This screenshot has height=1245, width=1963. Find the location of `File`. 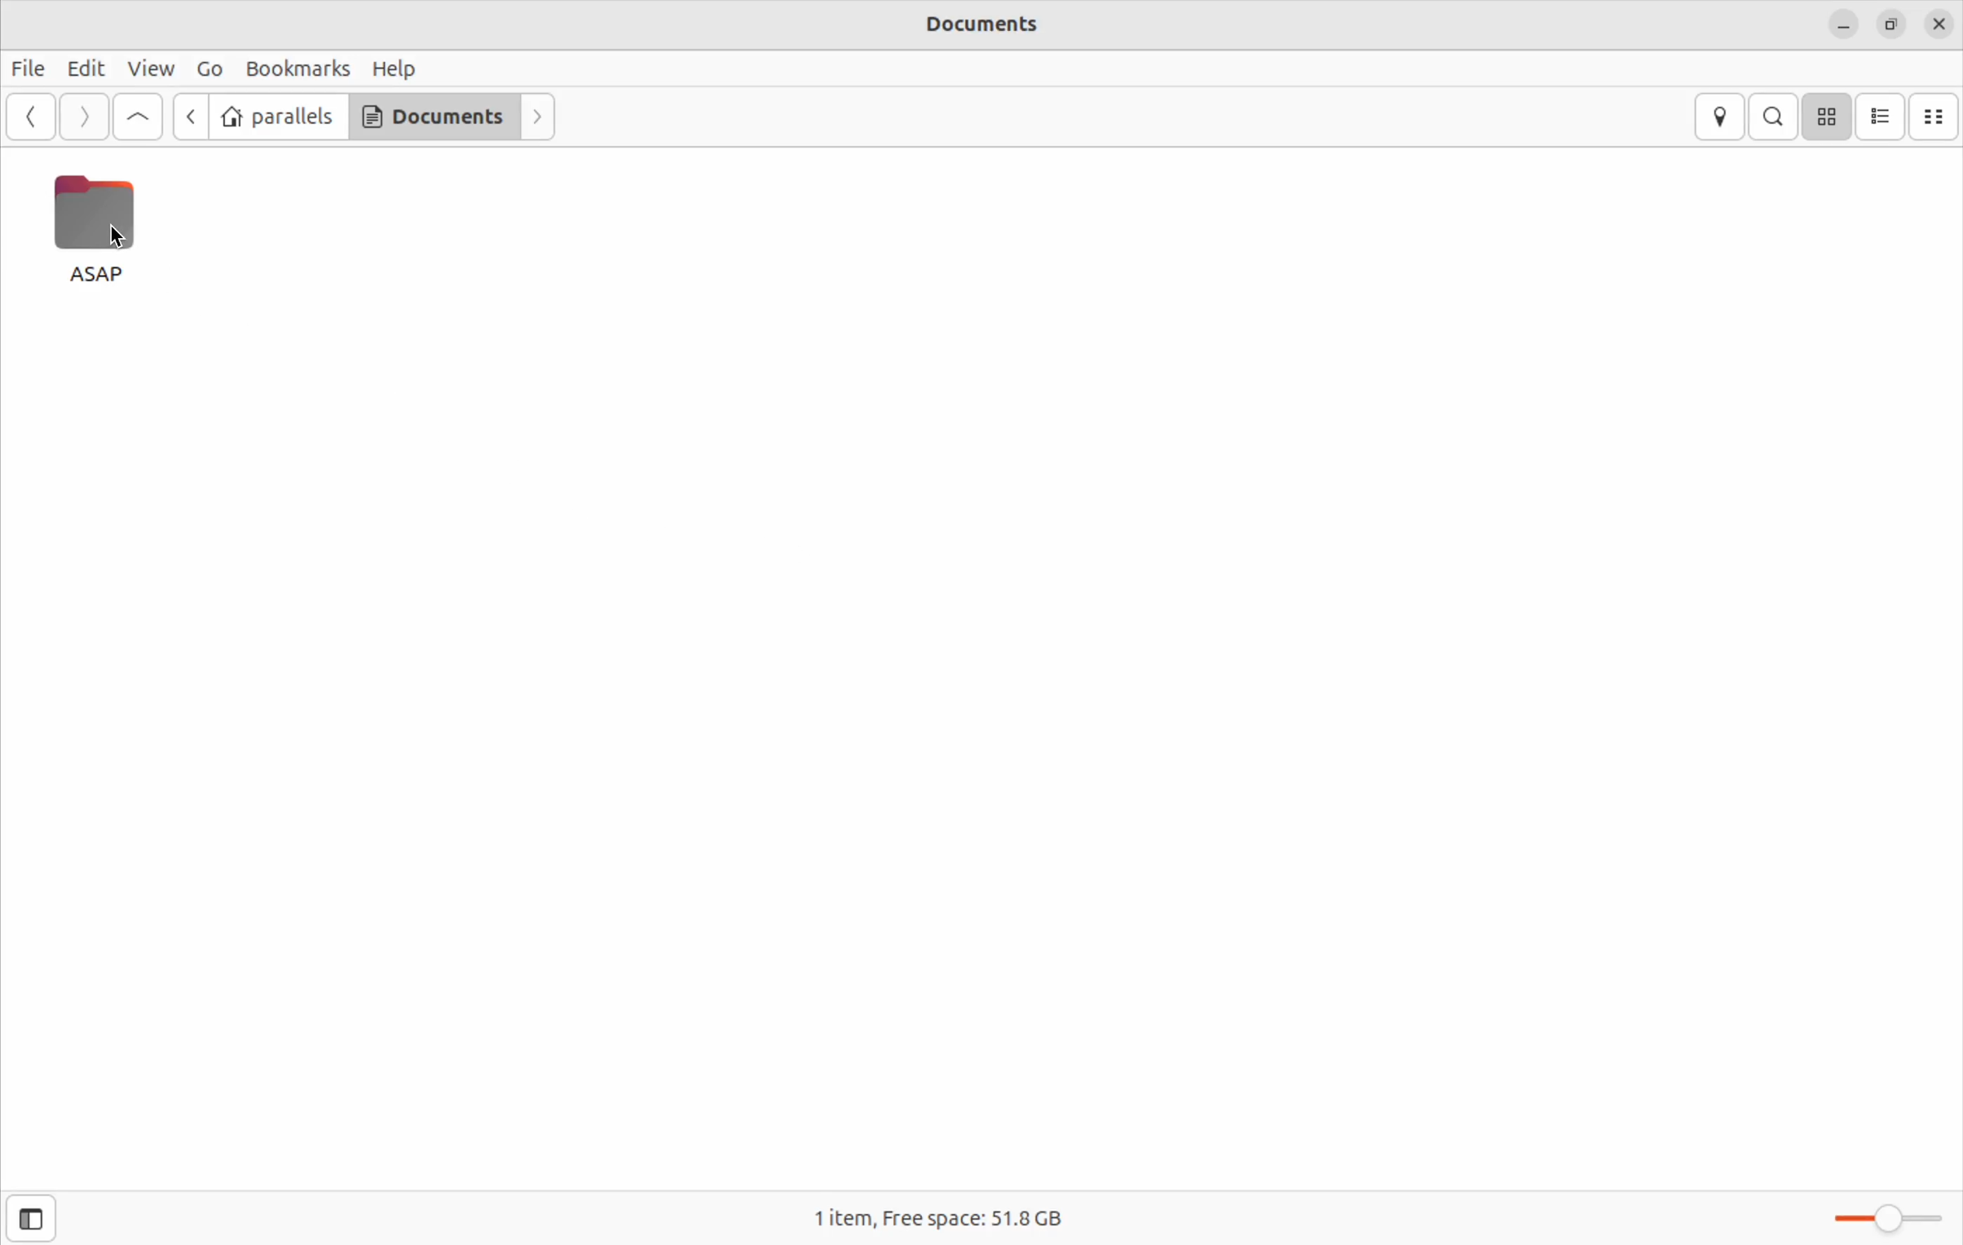

File is located at coordinates (30, 70).